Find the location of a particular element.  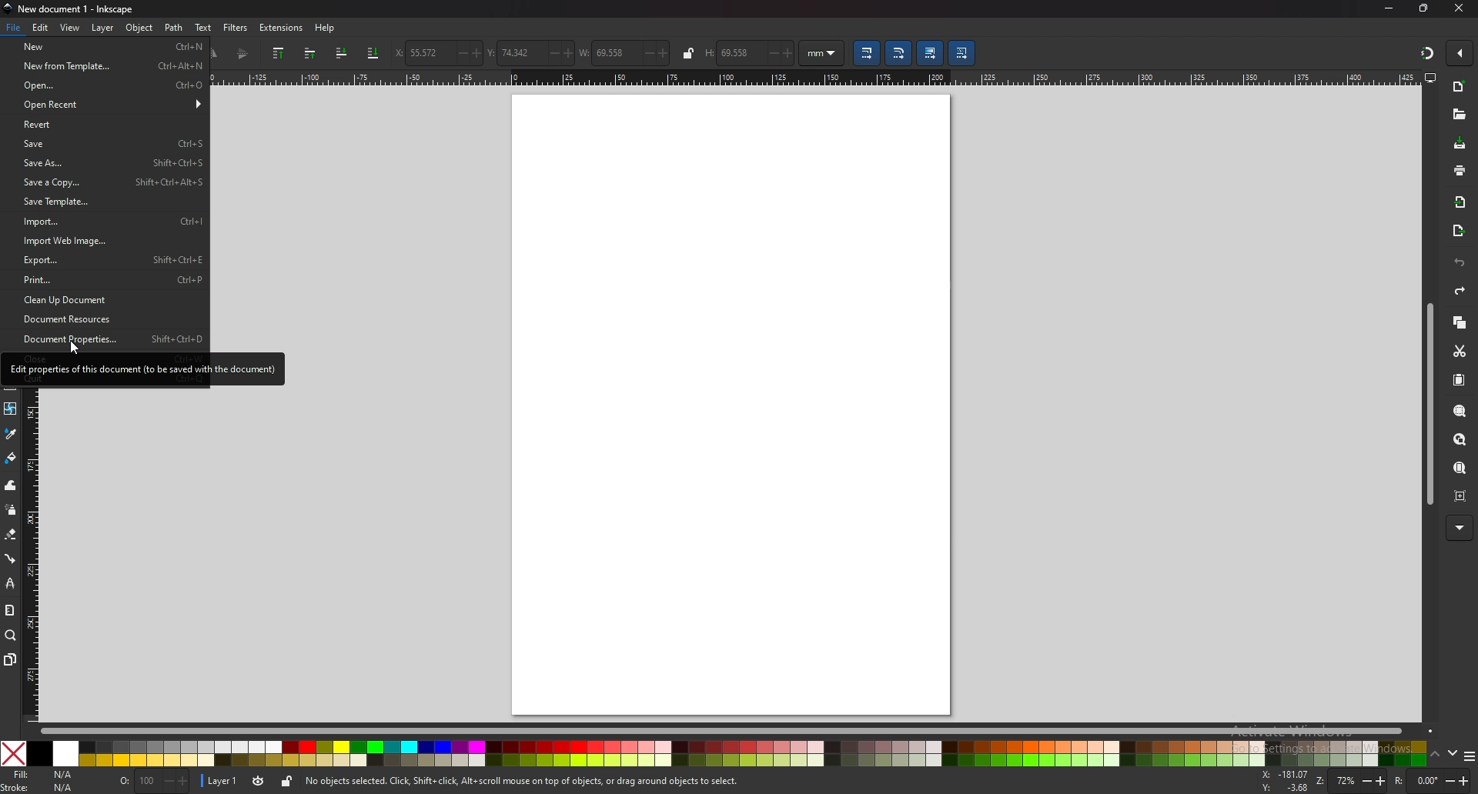

Edit properties of this document (to be saved with the document) is located at coordinates (141, 370).